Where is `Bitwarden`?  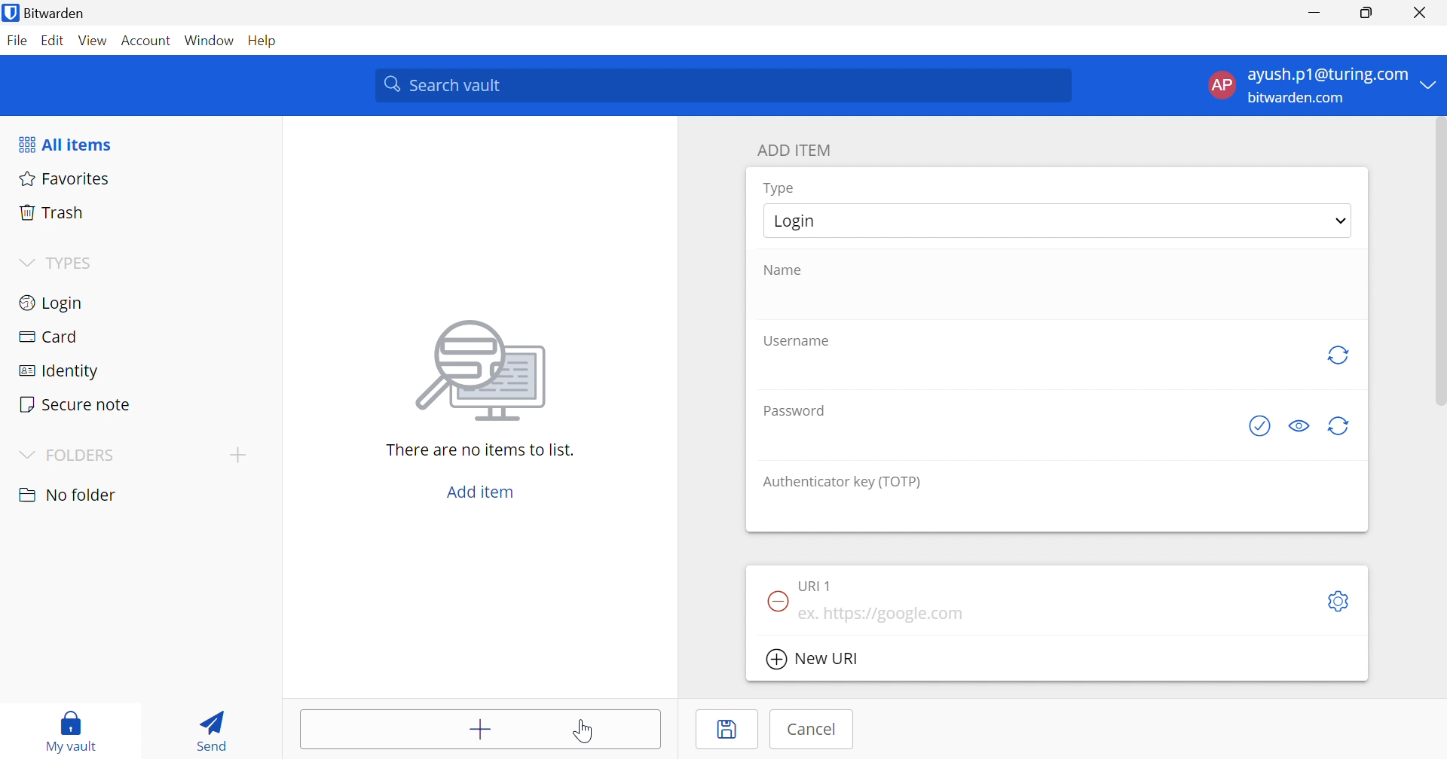 Bitwarden is located at coordinates (44, 12).